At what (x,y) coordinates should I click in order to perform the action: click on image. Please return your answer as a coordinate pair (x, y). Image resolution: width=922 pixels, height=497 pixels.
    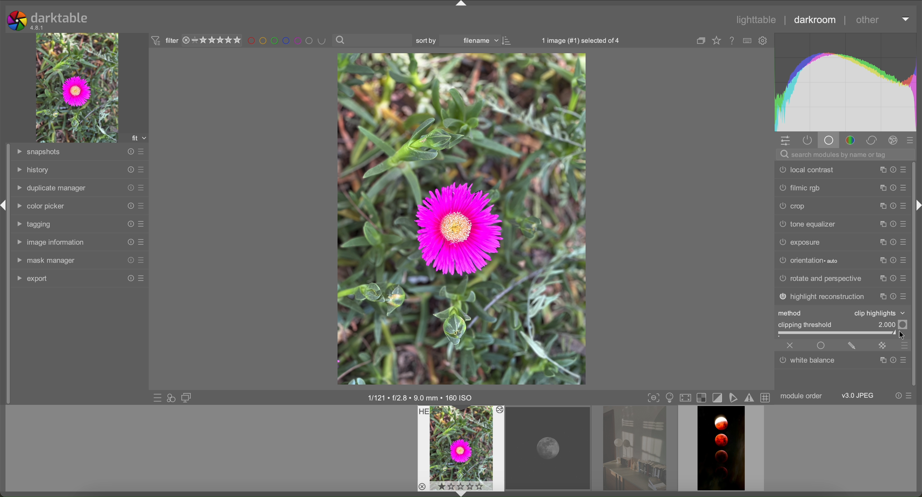
    Looking at the image, I should click on (78, 88).